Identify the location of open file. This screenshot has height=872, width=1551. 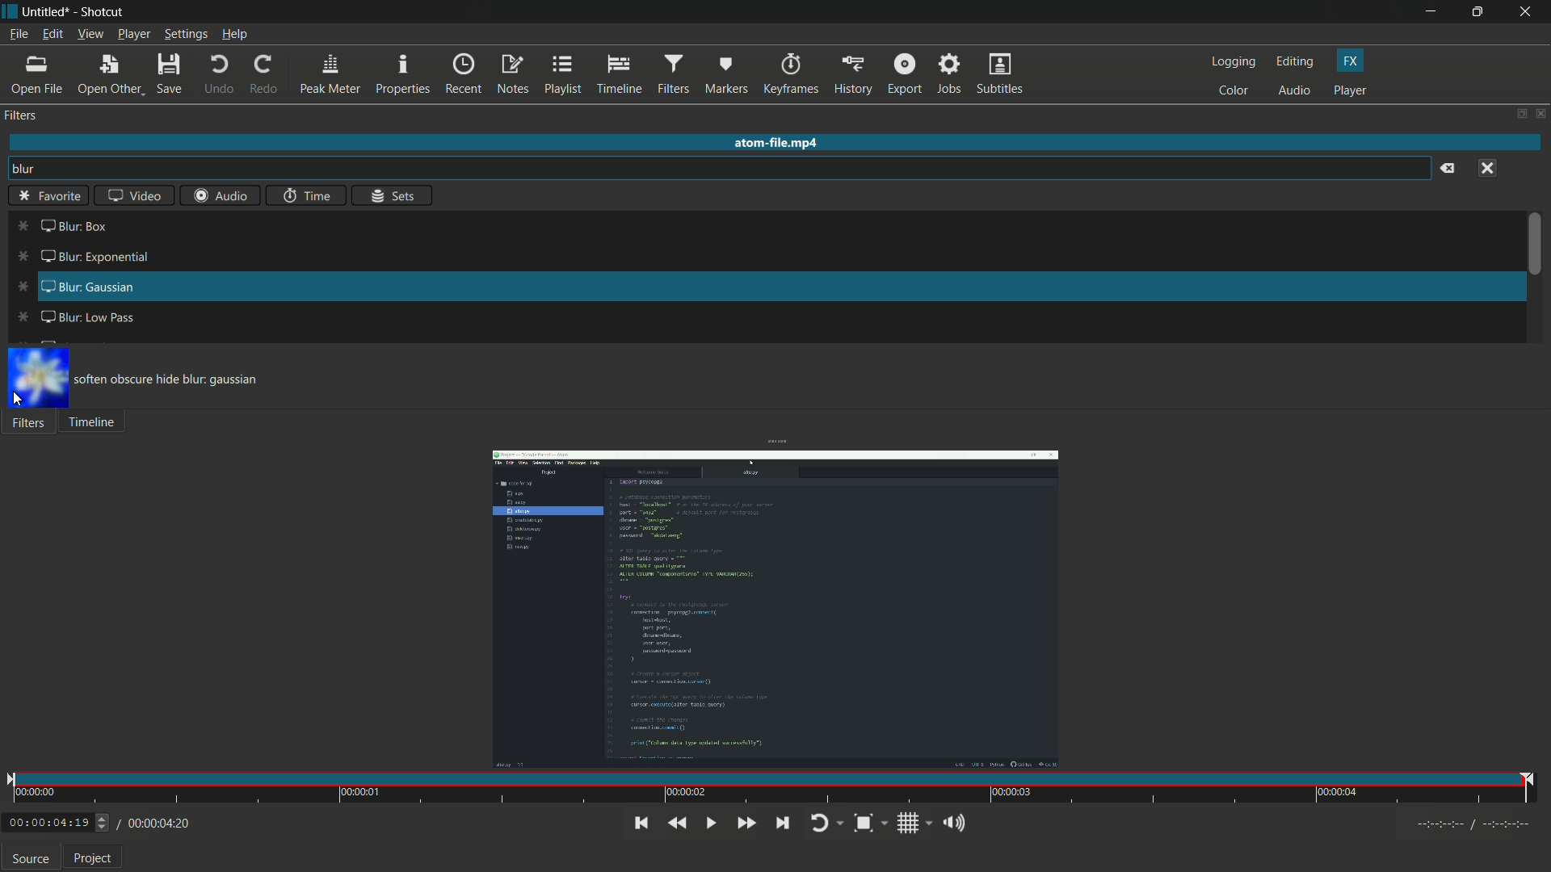
(37, 75).